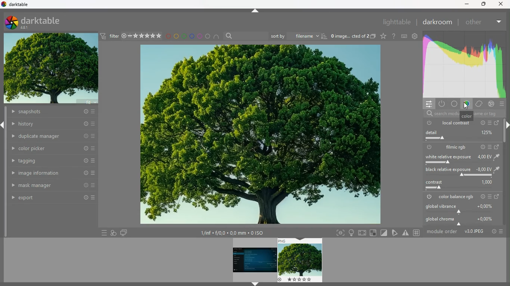 This screenshot has height=286, width=510. Describe the element at coordinates (454, 104) in the screenshot. I see `circle` at that location.